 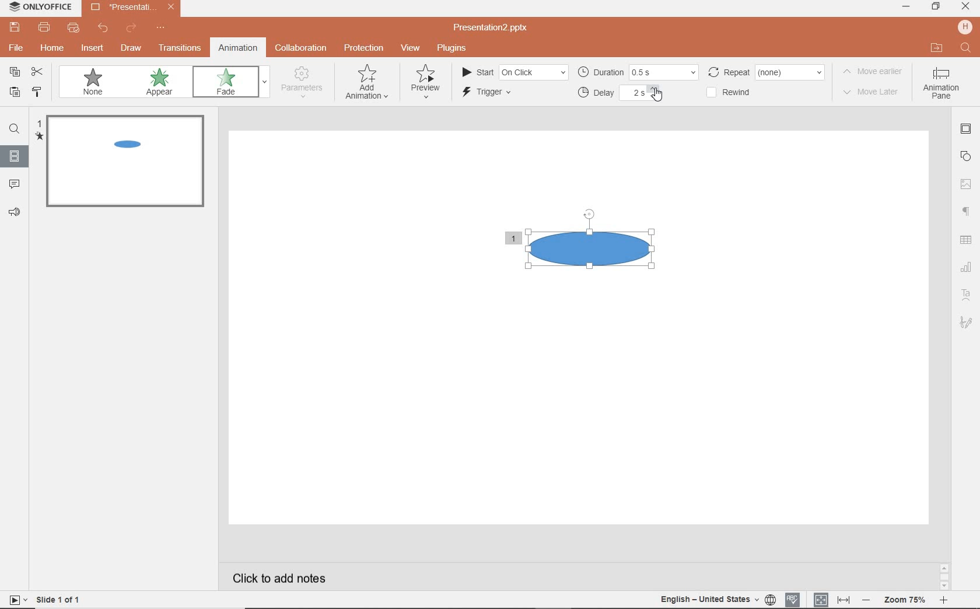 I want to click on zoom, so click(x=904, y=601).